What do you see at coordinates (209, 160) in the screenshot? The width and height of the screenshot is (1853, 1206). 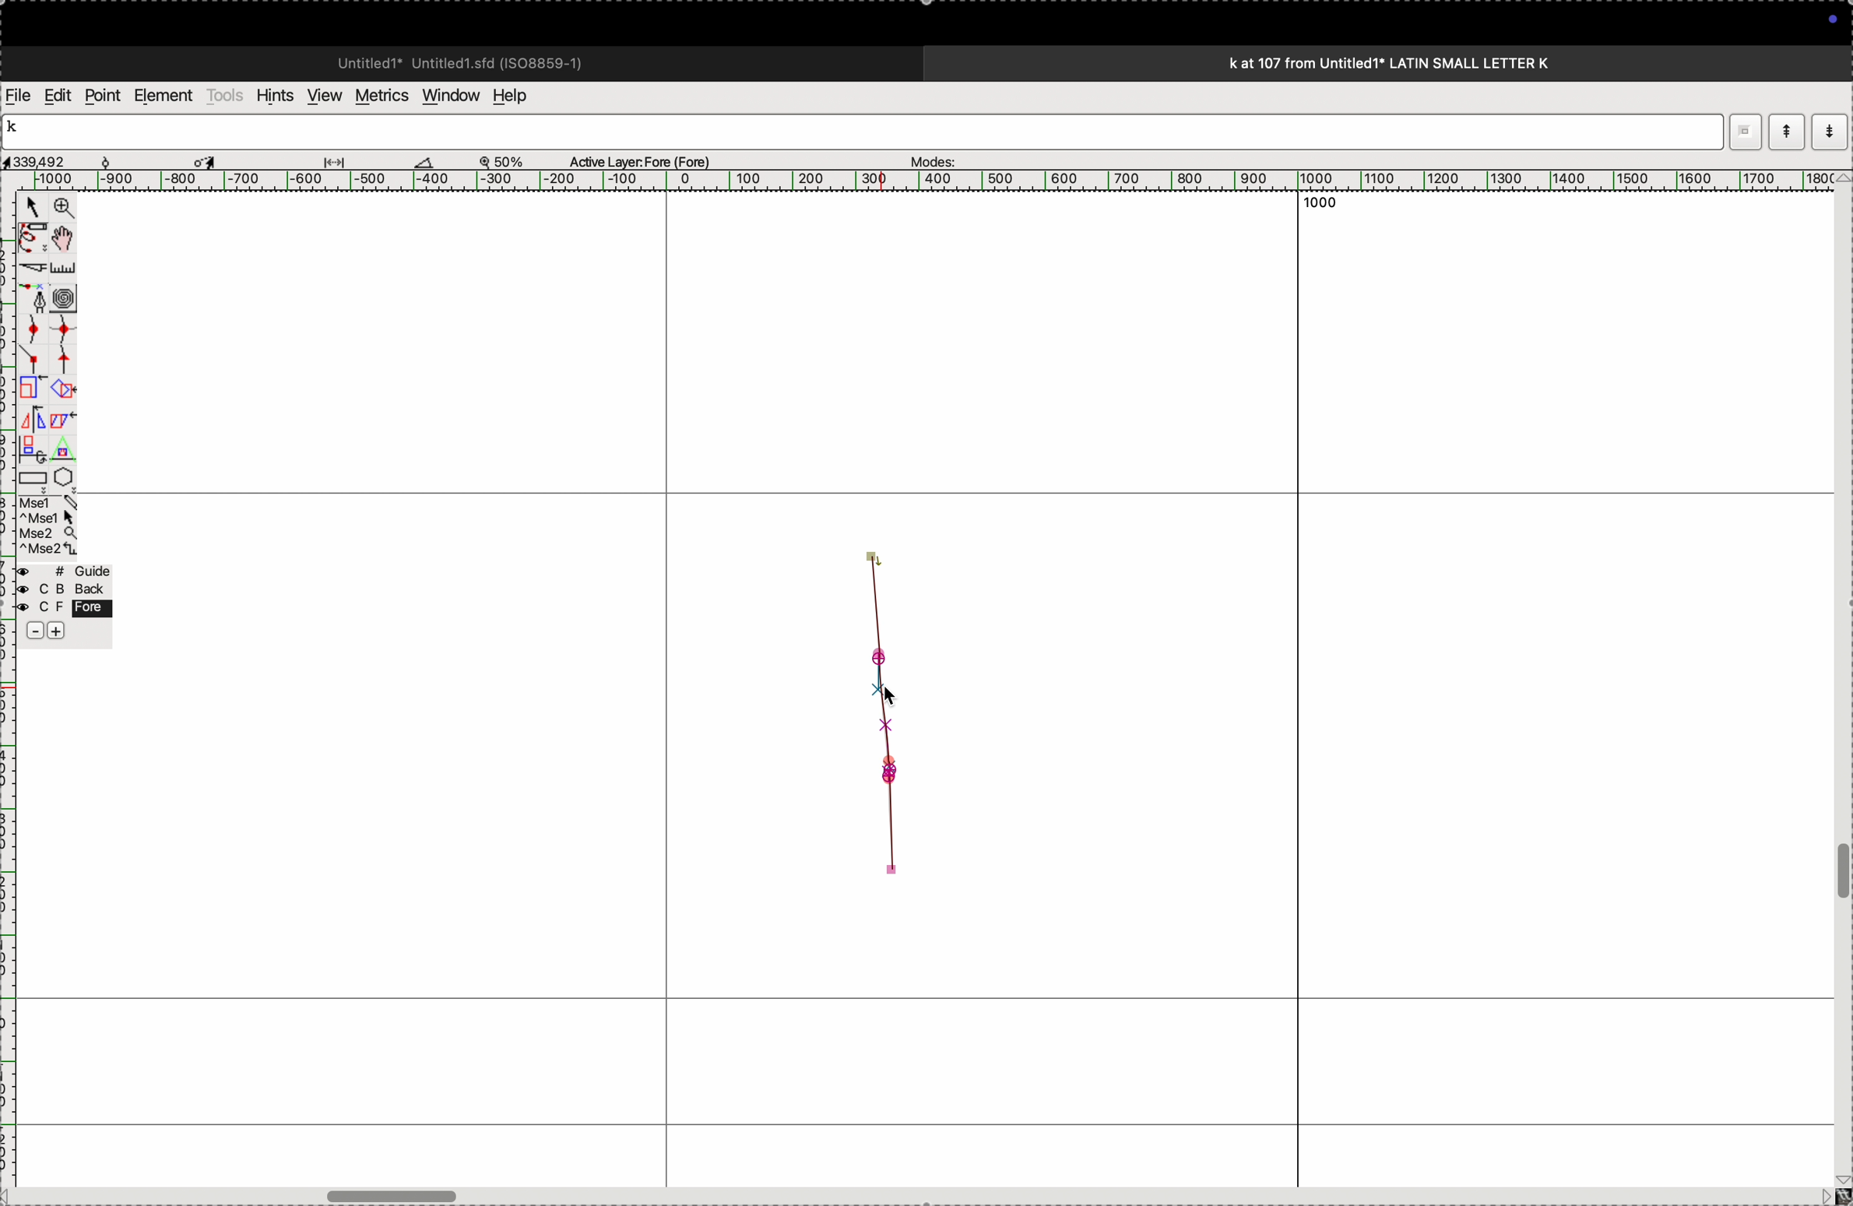 I see `cursor` at bounding box center [209, 160].